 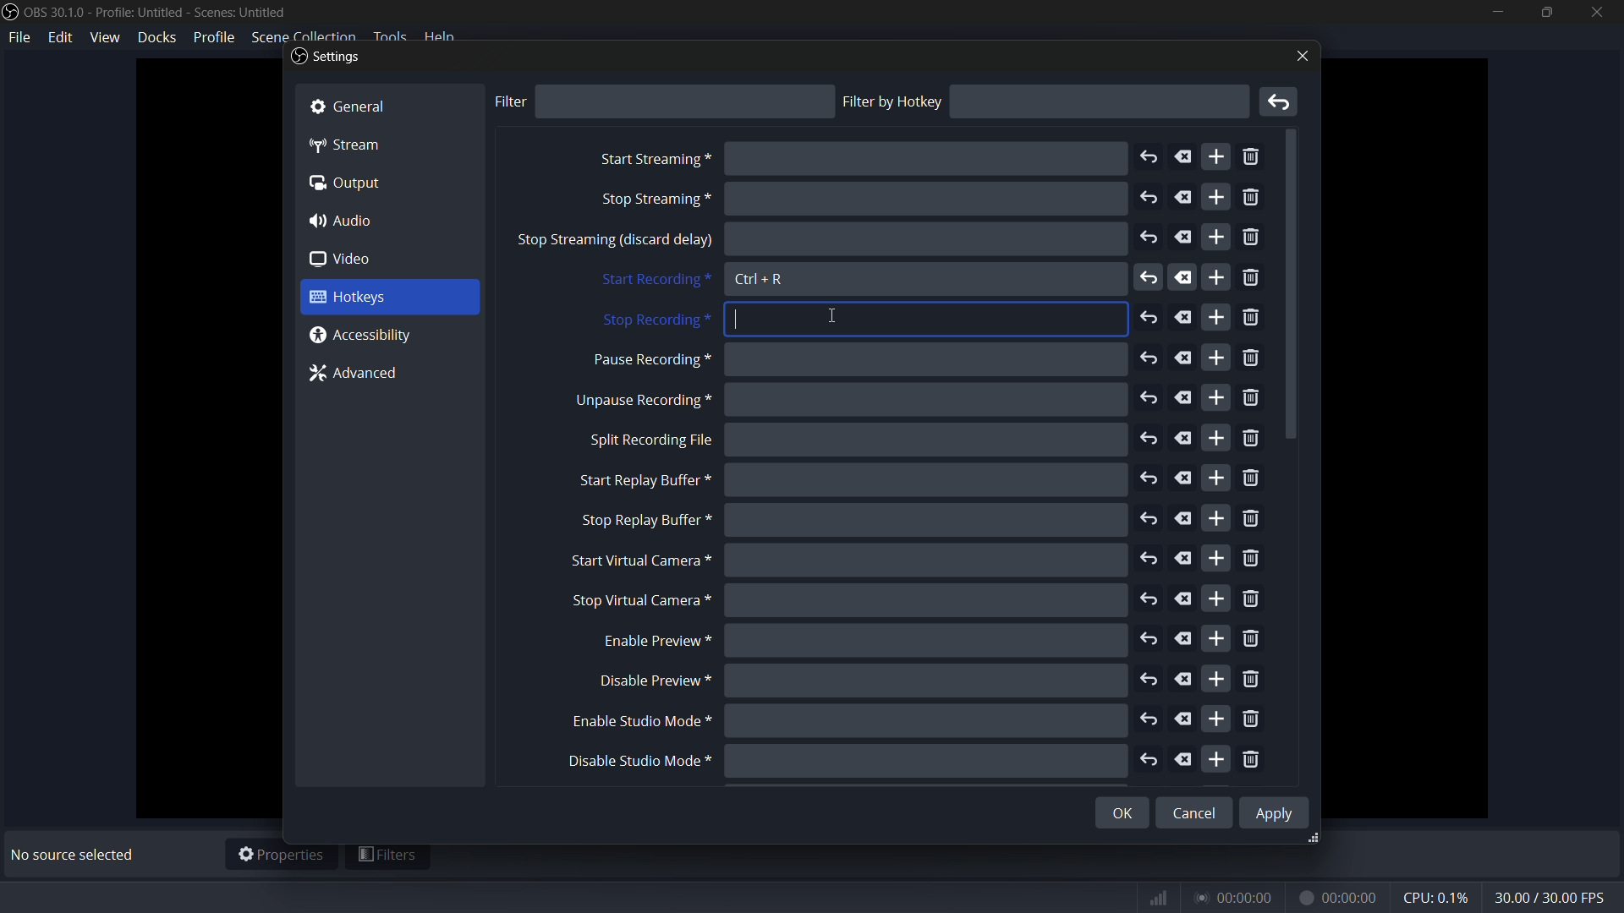 I want to click on & General, so click(x=365, y=104).